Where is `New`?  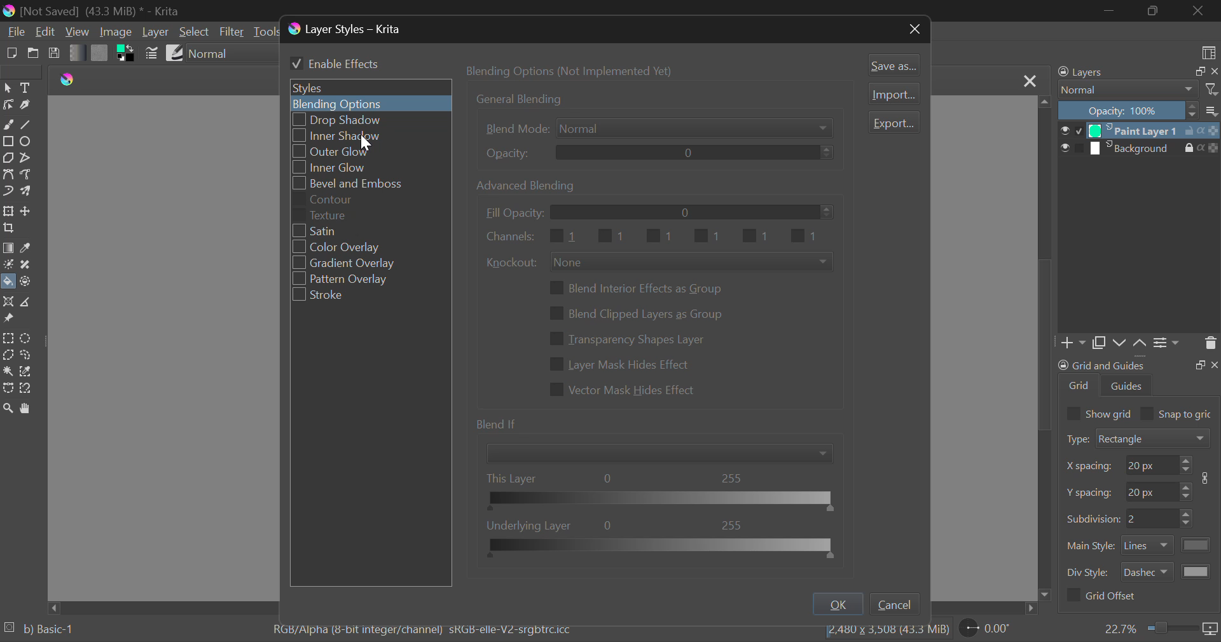
New is located at coordinates (11, 53).